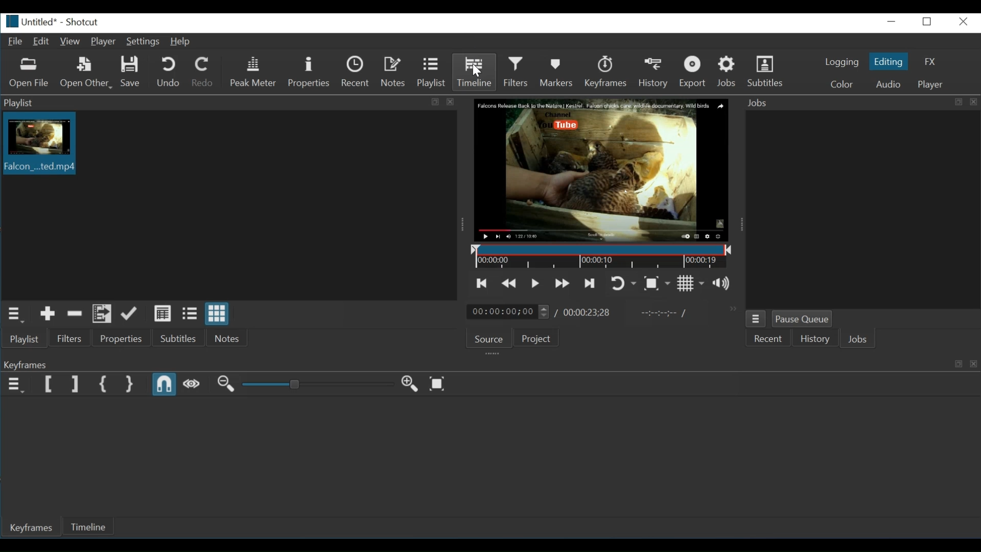  Describe the element at coordinates (587, 313) in the screenshot. I see `Total Duration` at that location.